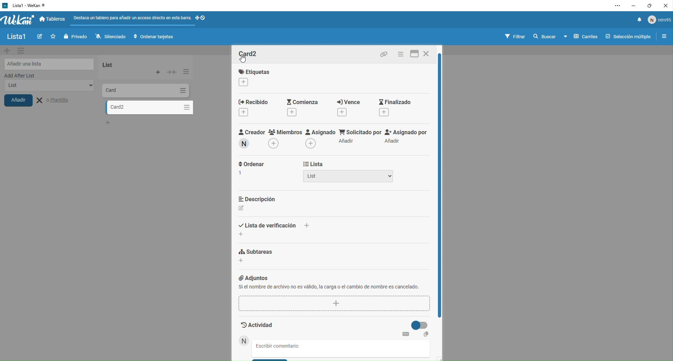  Describe the element at coordinates (185, 71) in the screenshot. I see `Options` at that location.